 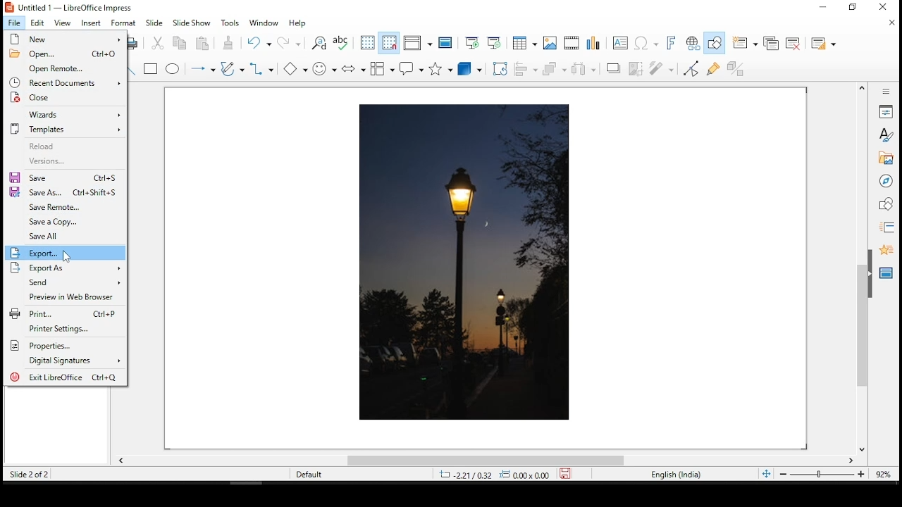 I want to click on recent downloads, so click(x=66, y=82).